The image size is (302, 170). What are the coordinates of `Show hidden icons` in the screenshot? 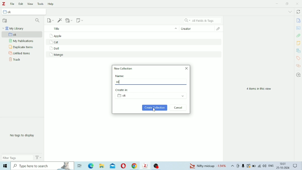 It's located at (233, 166).